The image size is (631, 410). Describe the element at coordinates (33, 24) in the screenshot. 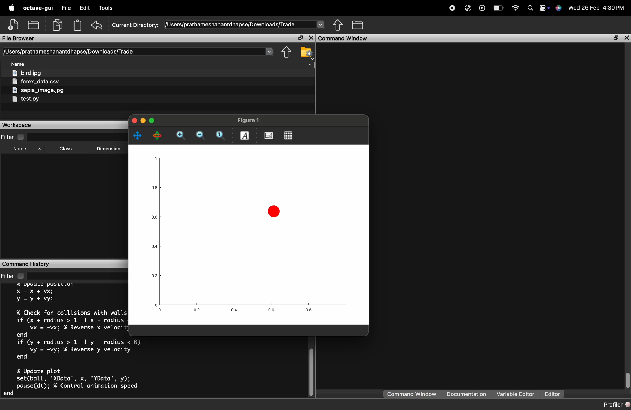

I see `add folder` at that location.